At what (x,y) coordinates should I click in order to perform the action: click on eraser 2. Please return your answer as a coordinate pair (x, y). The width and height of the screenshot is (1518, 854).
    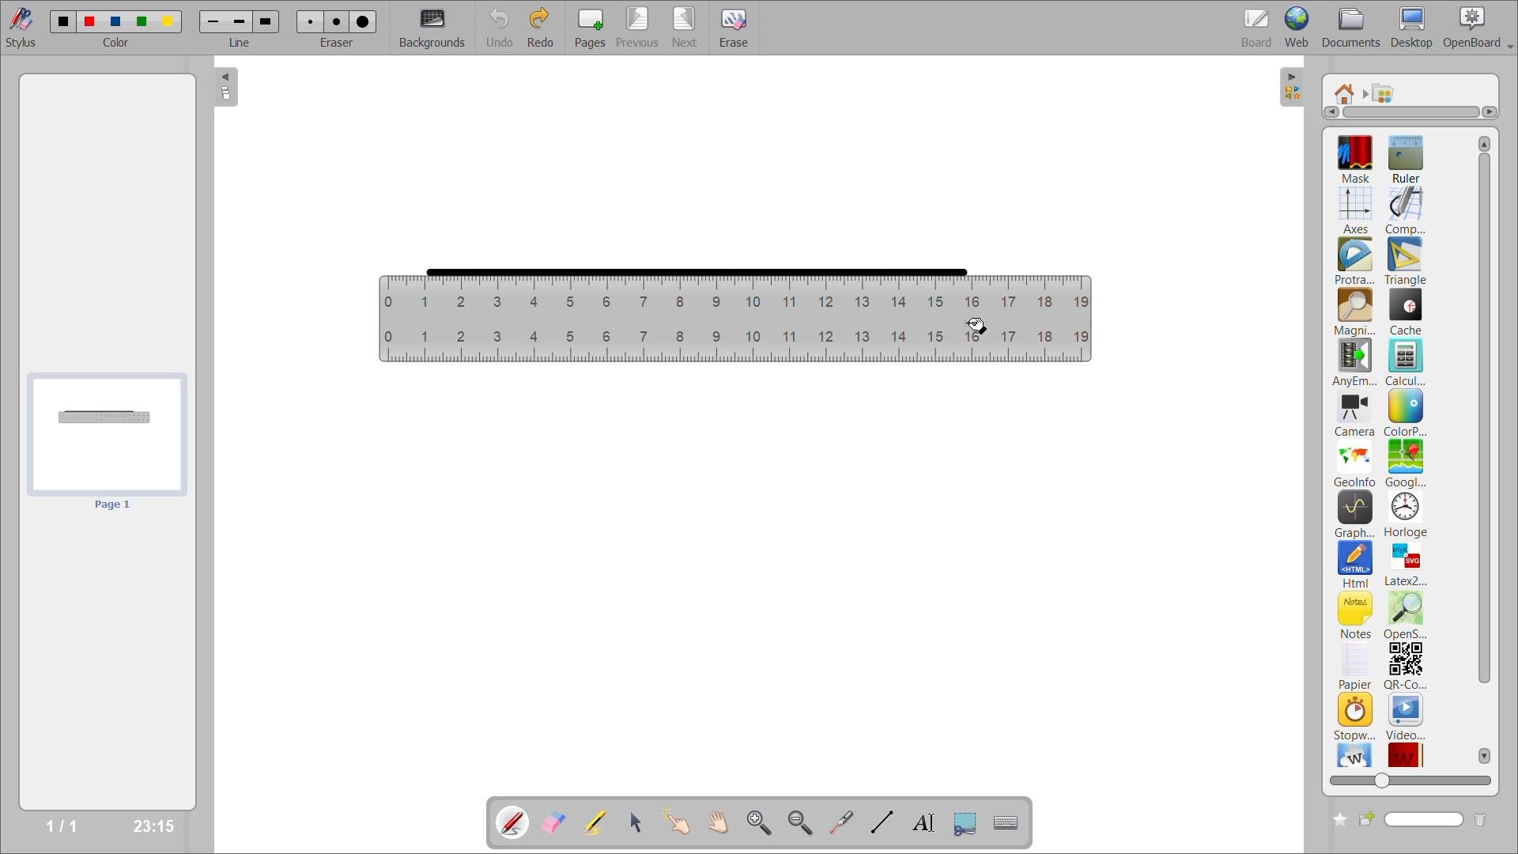
    Looking at the image, I should click on (337, 21).